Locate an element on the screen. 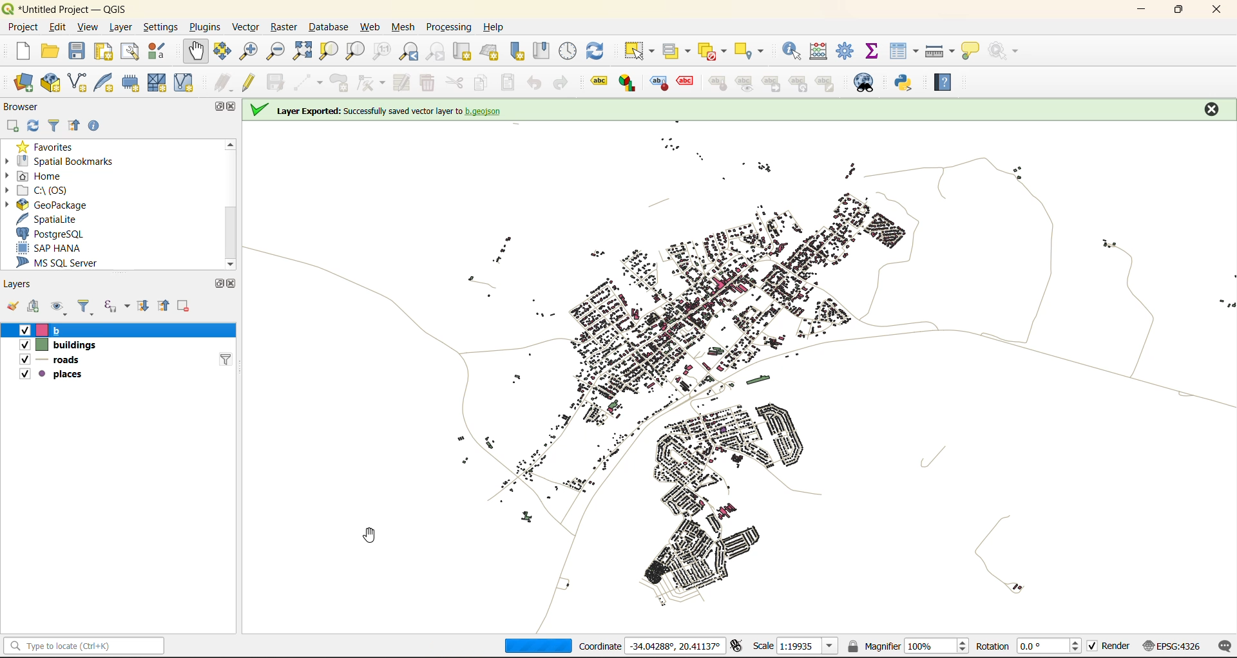 The width and height of the screenshot is (1237, 658). filter by expression is located at coordinates (117, 307).